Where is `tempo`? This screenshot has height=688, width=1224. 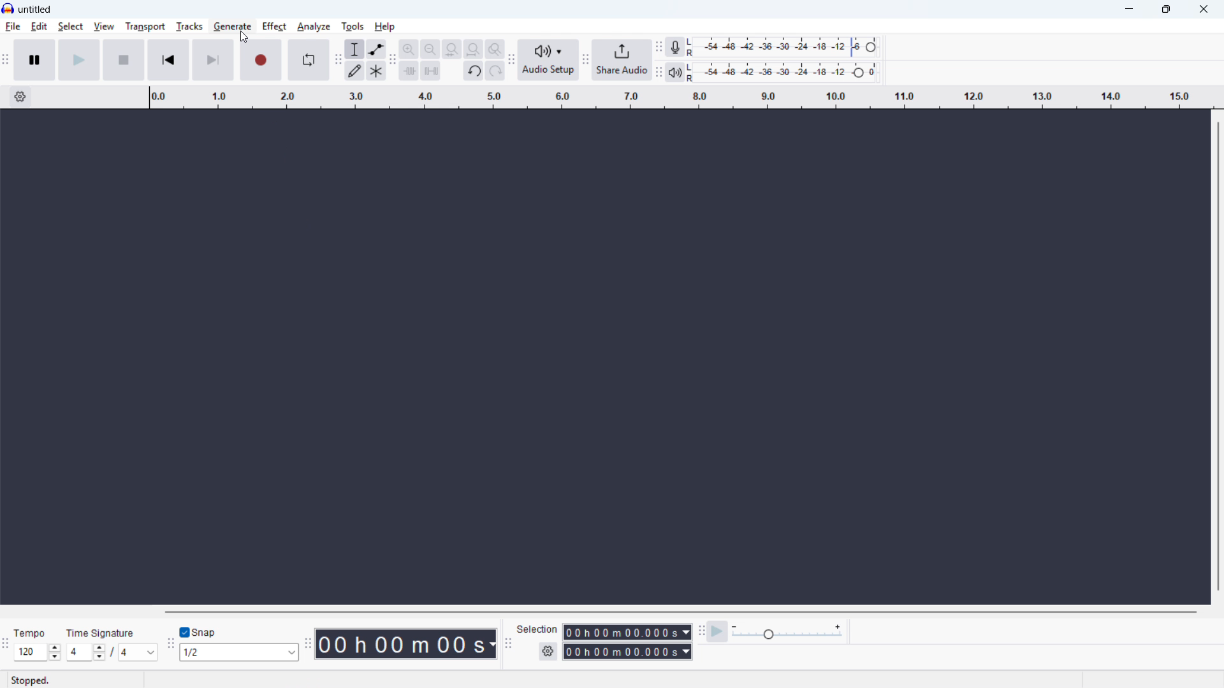
tempo is located at coordinates (32, 633).